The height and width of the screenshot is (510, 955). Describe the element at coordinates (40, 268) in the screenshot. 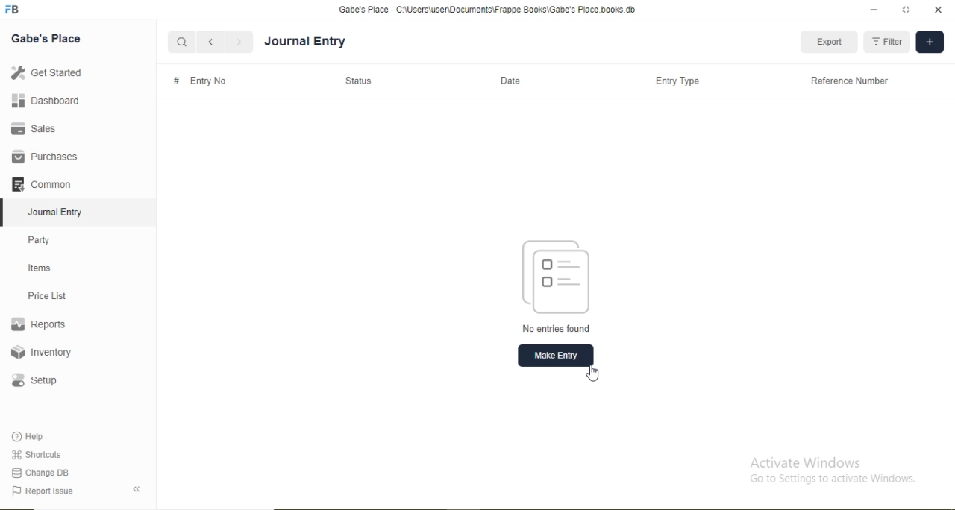

I see `Items` at that location.